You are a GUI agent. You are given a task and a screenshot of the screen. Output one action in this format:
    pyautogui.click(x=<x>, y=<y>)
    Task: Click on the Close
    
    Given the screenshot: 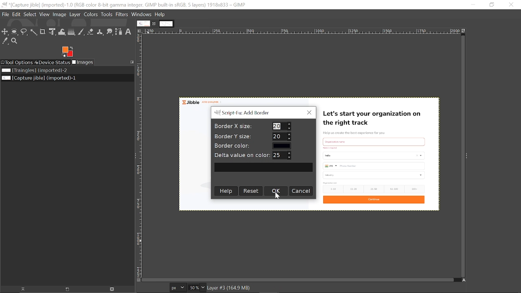 What is the action you would take?
    pyautogui.click(x=512, y=4)
    